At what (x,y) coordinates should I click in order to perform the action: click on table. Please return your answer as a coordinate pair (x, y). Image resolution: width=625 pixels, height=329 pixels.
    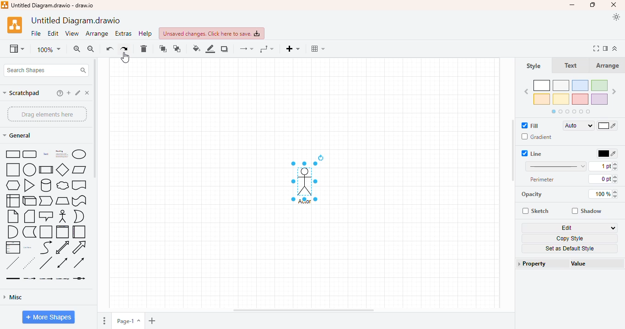
    Looking at the image, I should click on (318, 48).